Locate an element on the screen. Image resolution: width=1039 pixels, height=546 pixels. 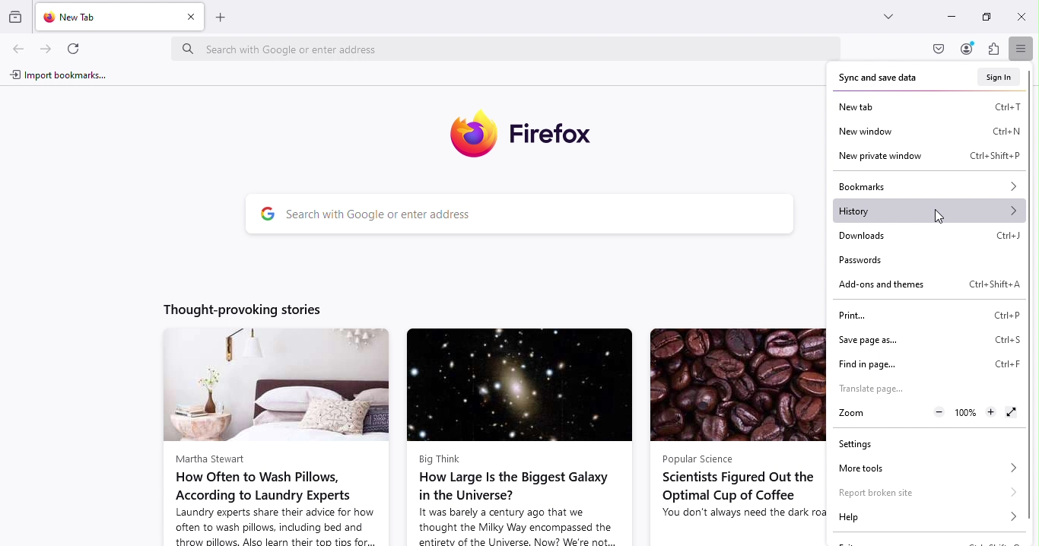
Zoom is located at coordinates (879, 414).